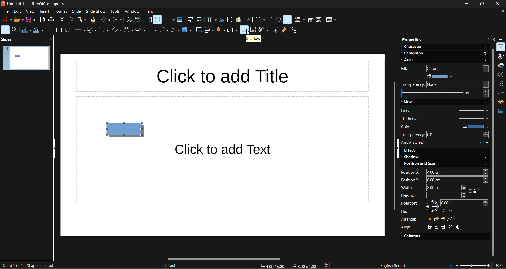 The height and width of the screenshot is (269, 506). I want to click on height, so click(434, 195).